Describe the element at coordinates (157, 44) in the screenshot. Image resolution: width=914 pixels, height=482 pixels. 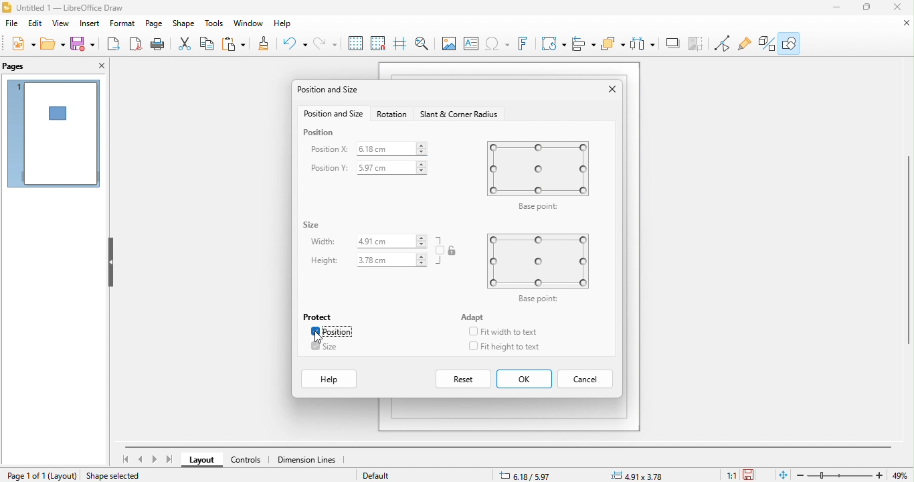
I see `print` at that location.